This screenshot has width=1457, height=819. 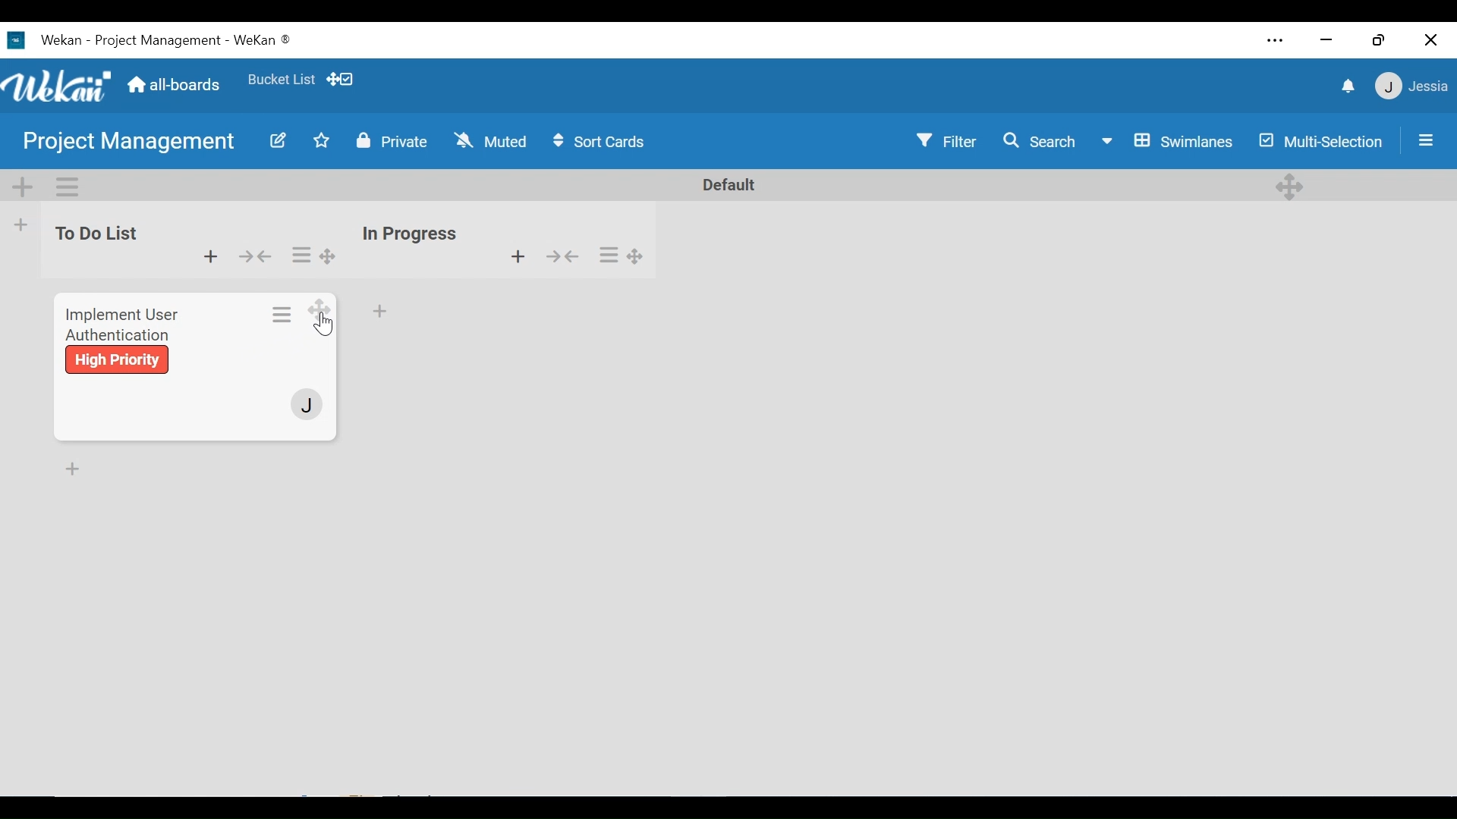 I want to click on notifications, so click(x=1345, y=88).